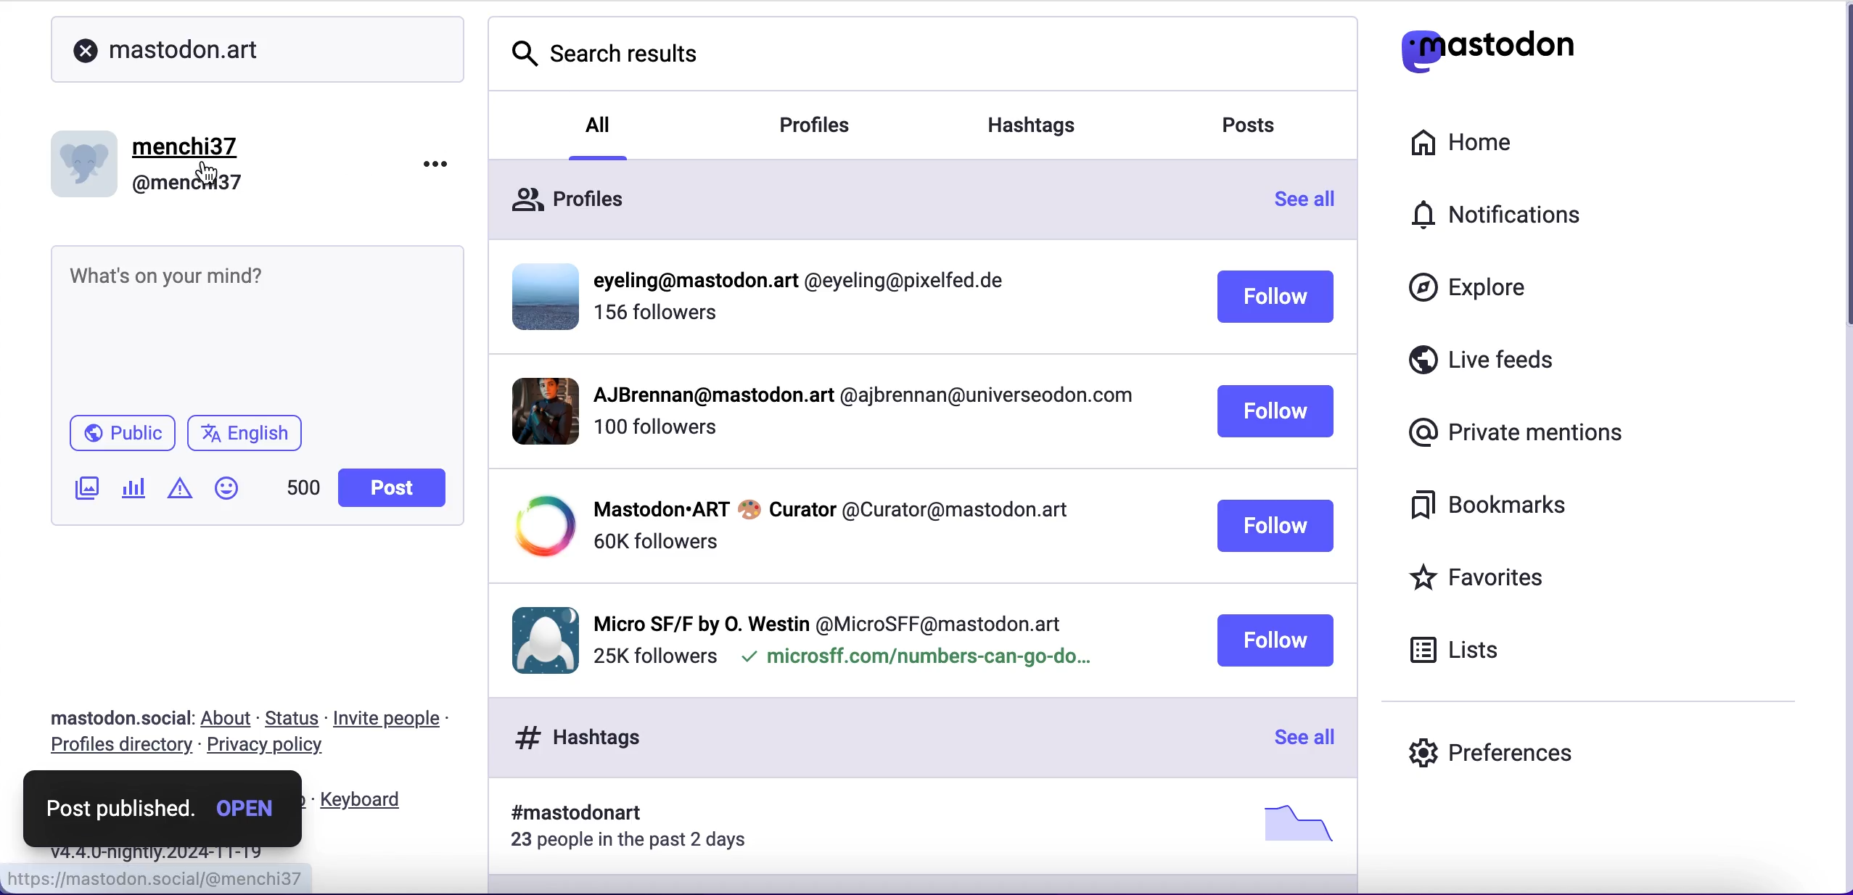  Describe the element at coordinates (536, 643) in the screenshot. I see `display picture` at that location.